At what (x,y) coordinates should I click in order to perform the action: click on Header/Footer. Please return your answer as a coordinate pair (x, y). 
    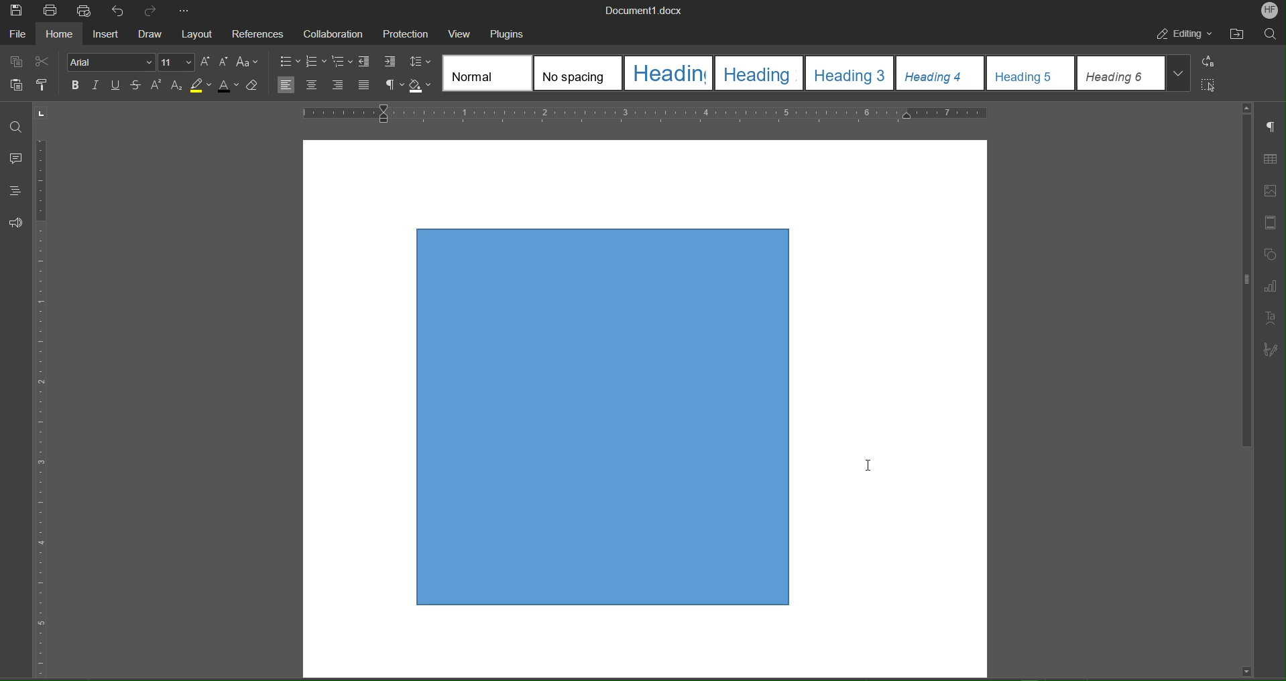
    Looking at the image, I should click on (1274, 224).